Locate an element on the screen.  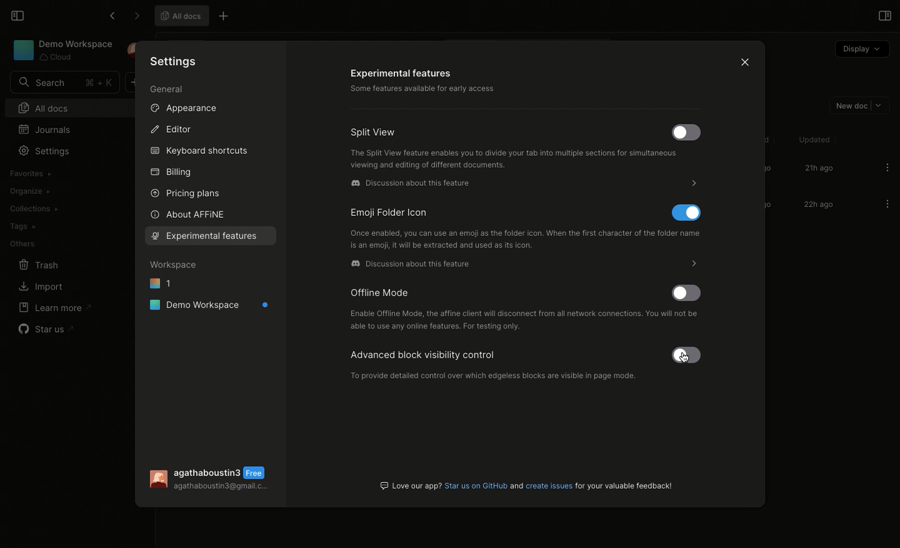
Search bar is located at coordinates (63, 83).